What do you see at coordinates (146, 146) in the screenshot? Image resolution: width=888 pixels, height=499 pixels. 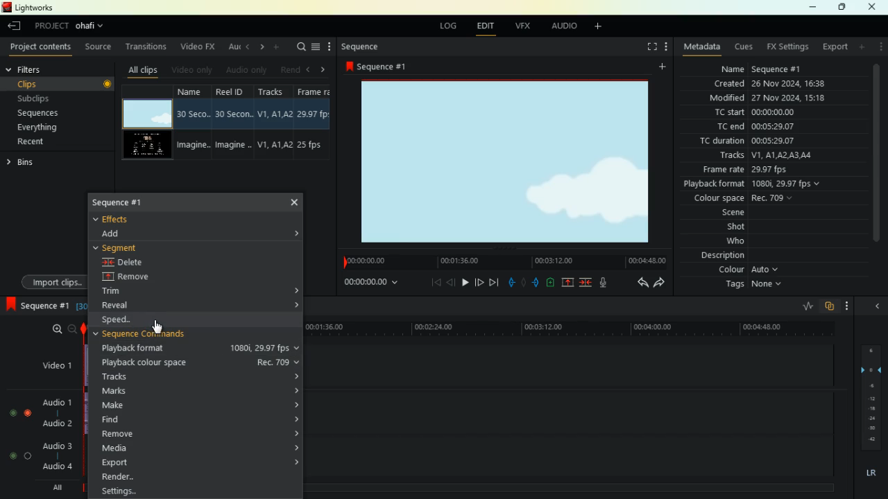 I see `video` at bounding box center [146, 146].